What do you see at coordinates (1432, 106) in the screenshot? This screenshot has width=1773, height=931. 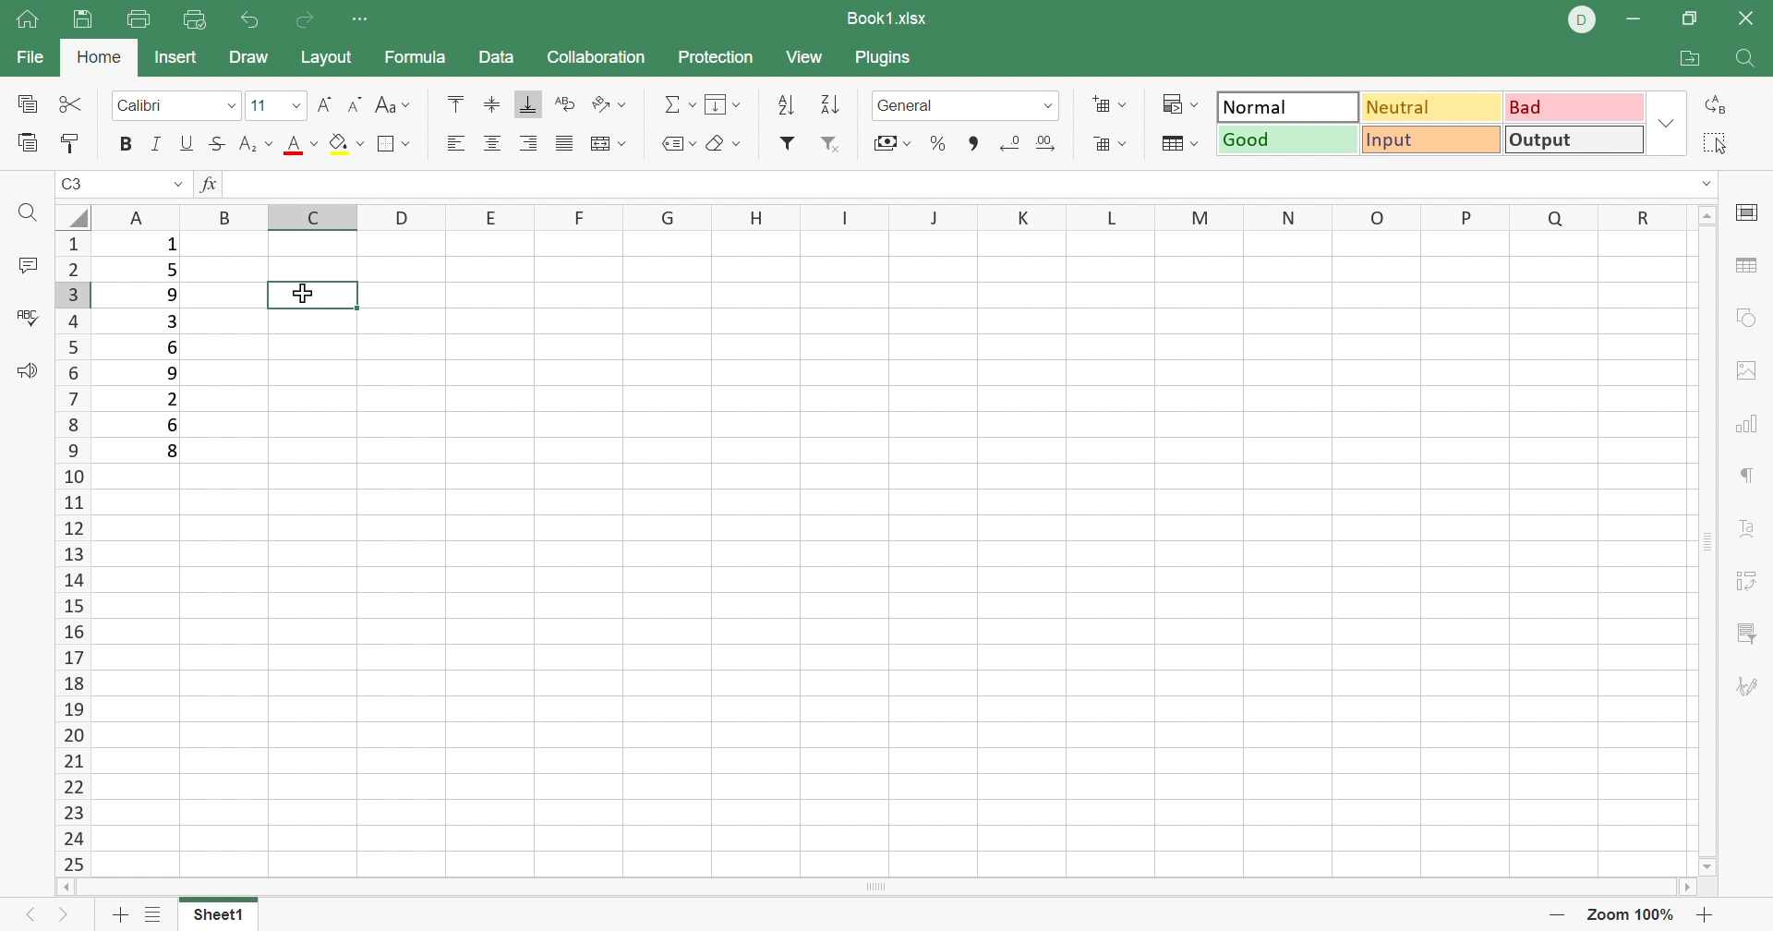 I see `Neutral` at bounding box center [1432, 106].